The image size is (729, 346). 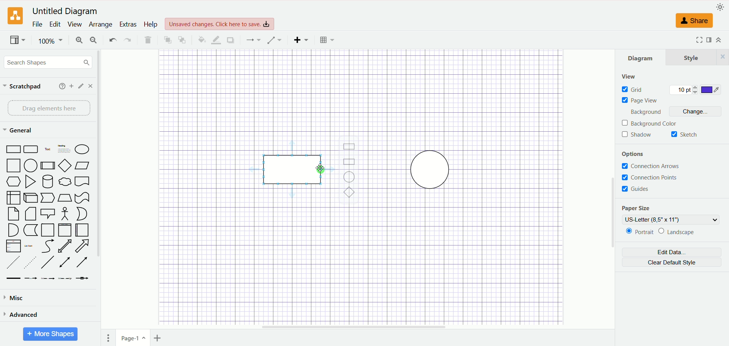 What do you see at coordinates (649, 177) in the screenshot?
I see `connection points` at bounding box center [649, 177].